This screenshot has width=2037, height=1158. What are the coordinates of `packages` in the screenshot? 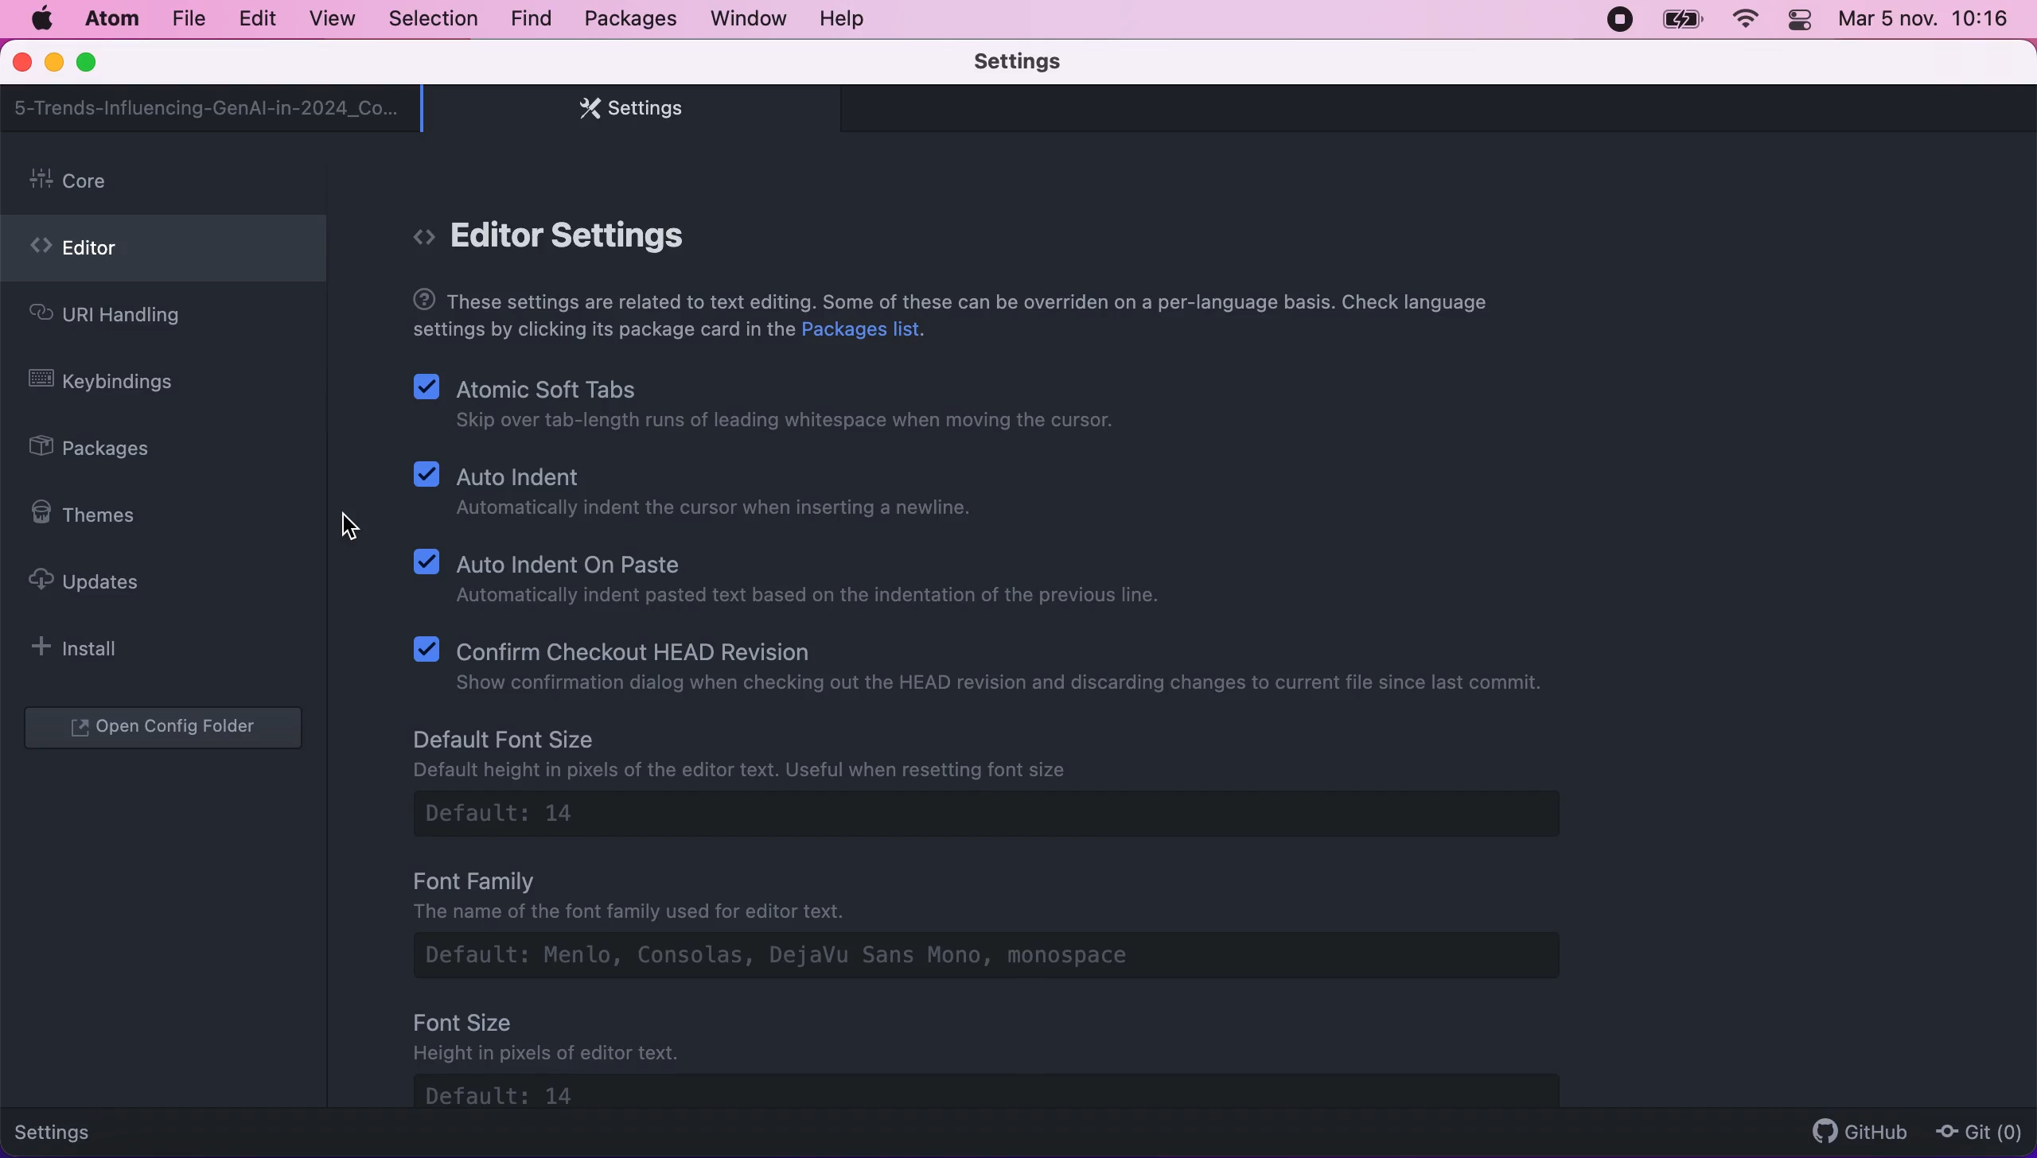 It's located at (108, 450).